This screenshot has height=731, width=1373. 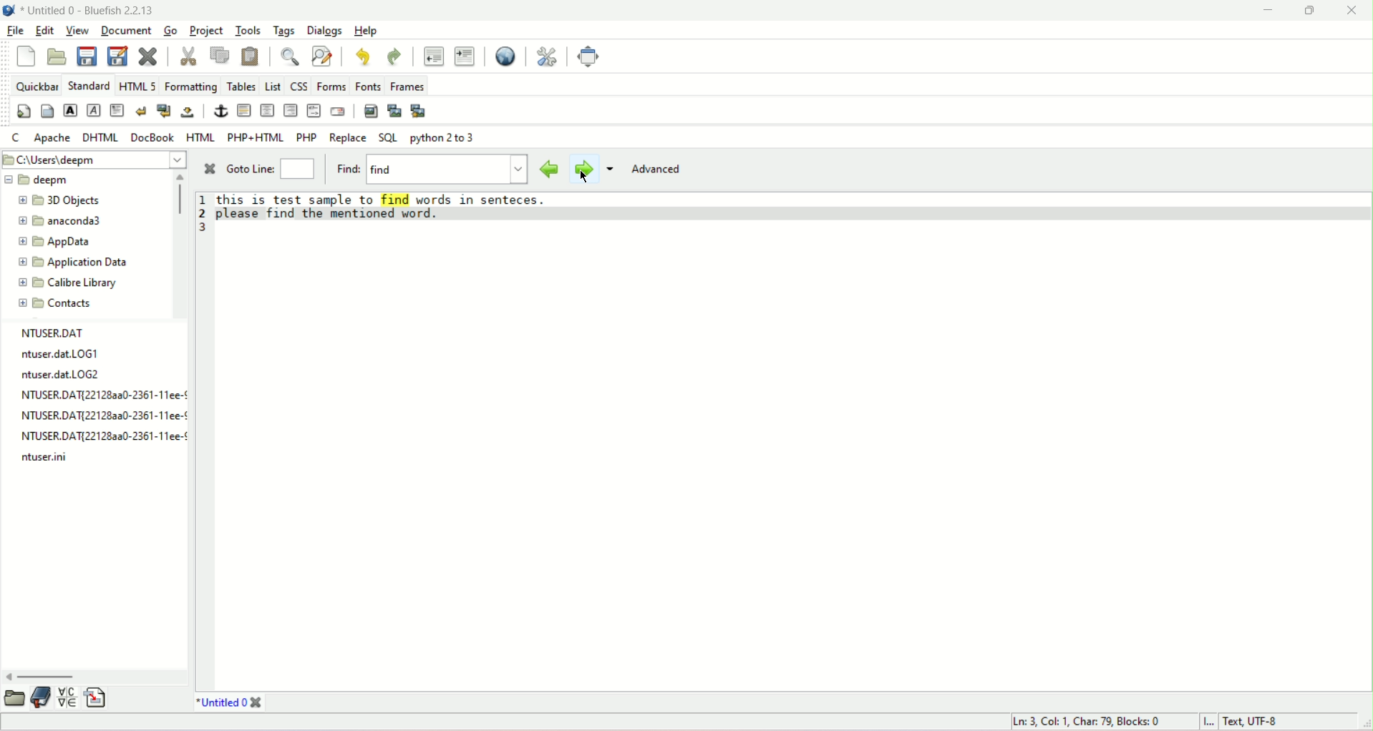 What do you see at coordinates (37, 85) in the screenshot?
I see `quickbar` at bounding box center [37, 85].